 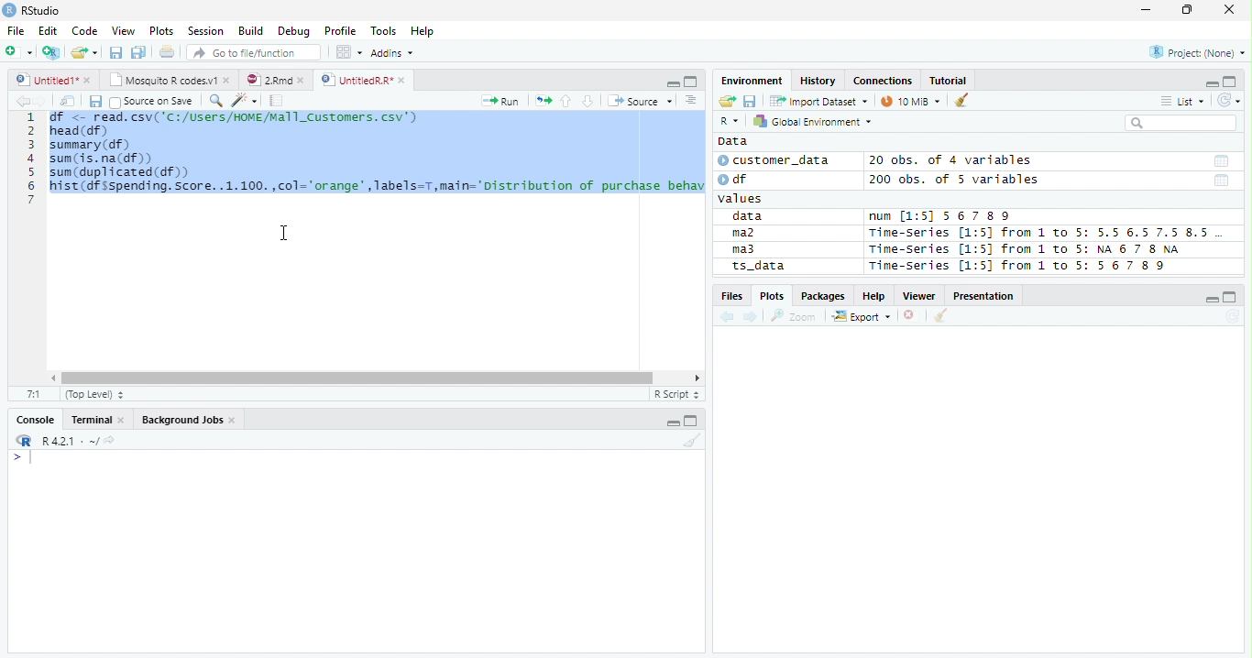 I want to click on Tools, so click(x=387, y=29).